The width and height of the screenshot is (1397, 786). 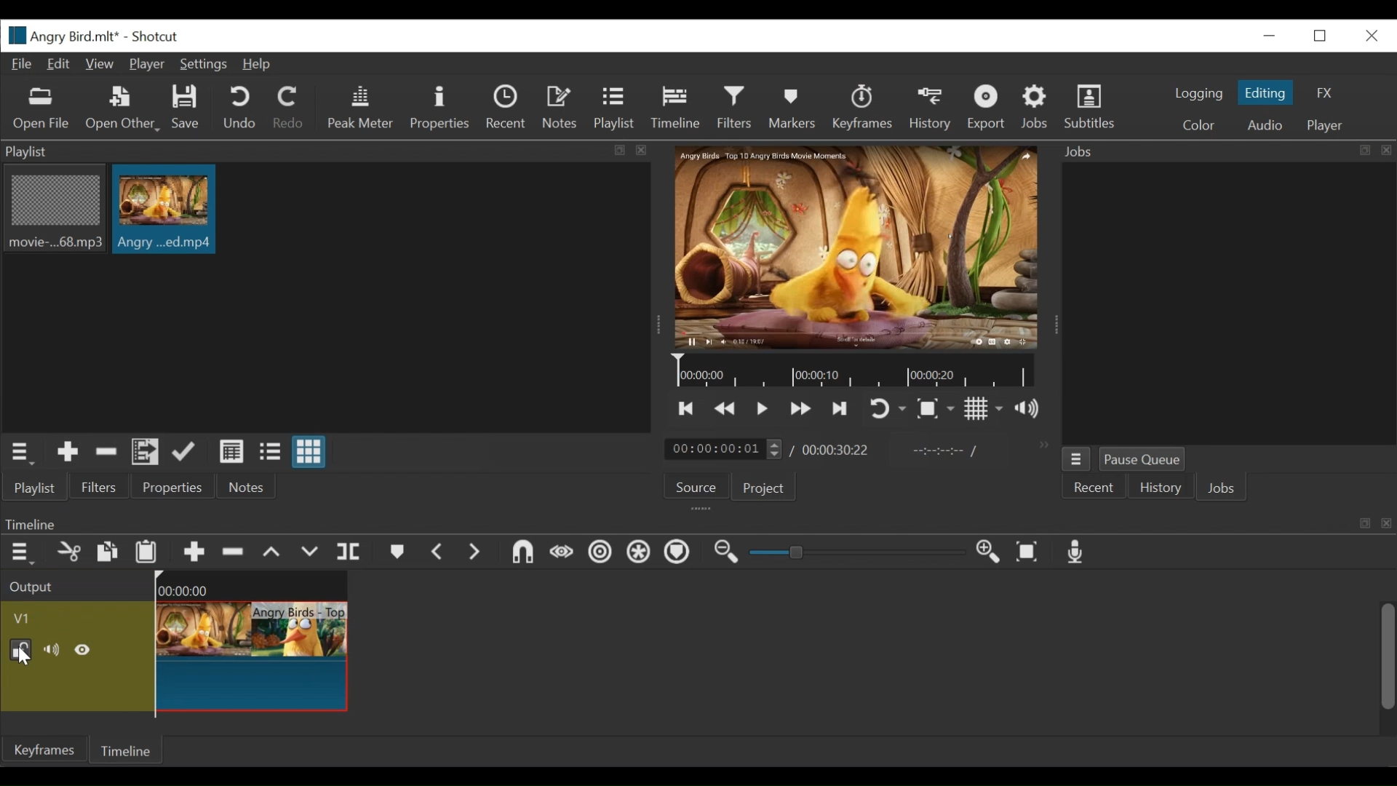 I want to click on Timeline, so click(x=853, y=371).